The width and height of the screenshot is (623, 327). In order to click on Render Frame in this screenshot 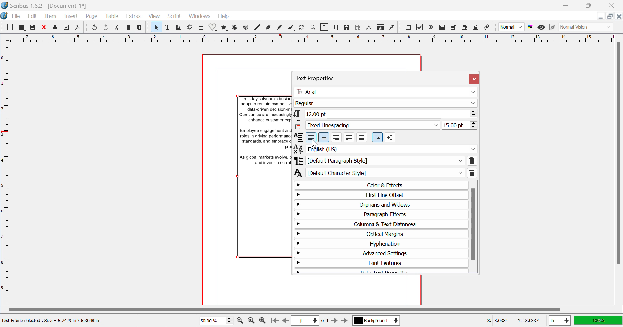, I will do `click(191, 27)`.